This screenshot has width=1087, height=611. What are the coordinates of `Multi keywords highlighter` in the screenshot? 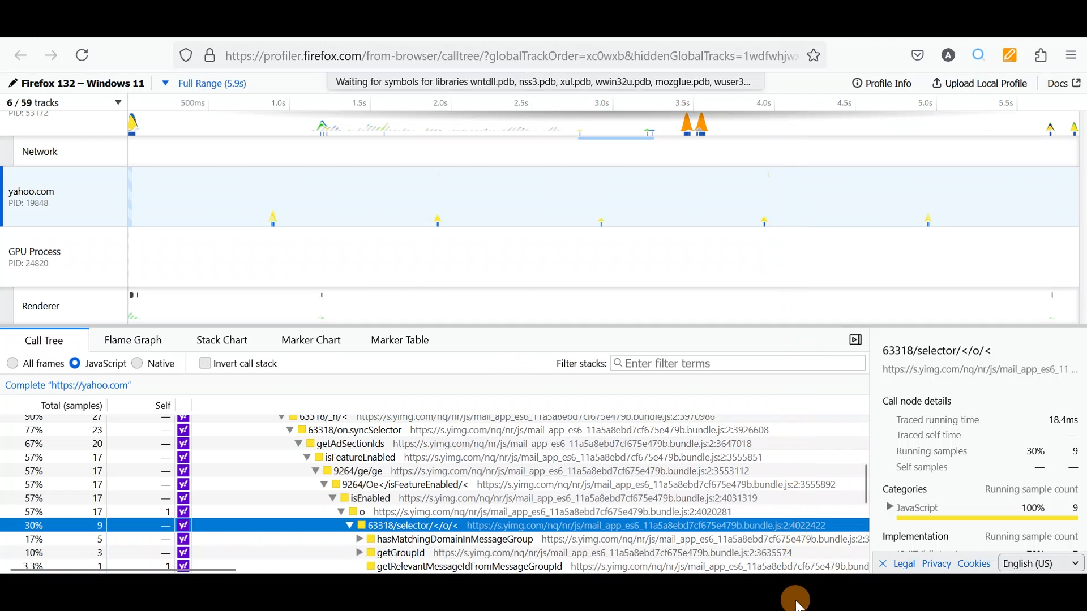 It's located at (1013, 55).